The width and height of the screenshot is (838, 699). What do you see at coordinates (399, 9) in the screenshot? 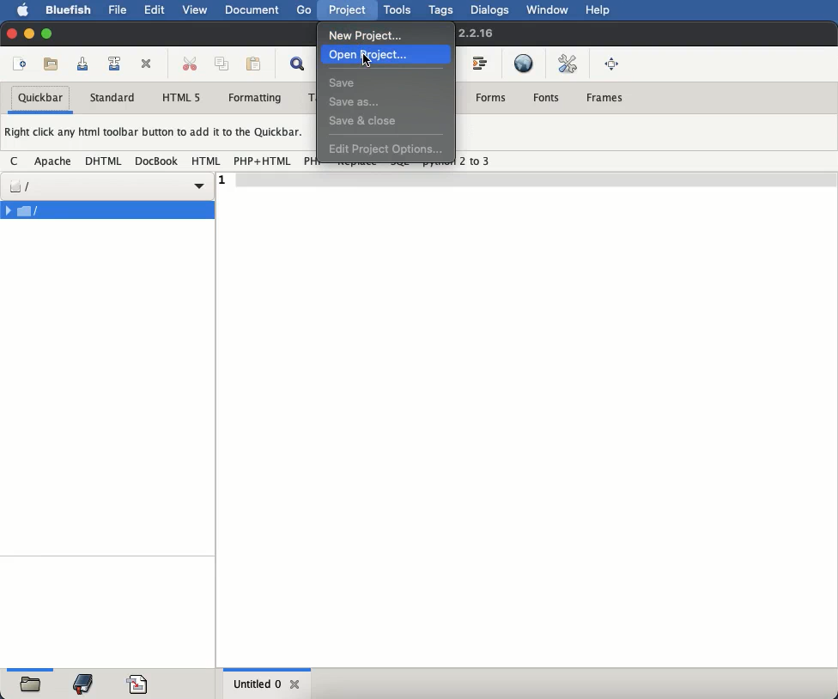
I see `tools` at bounding box center [399, 9].